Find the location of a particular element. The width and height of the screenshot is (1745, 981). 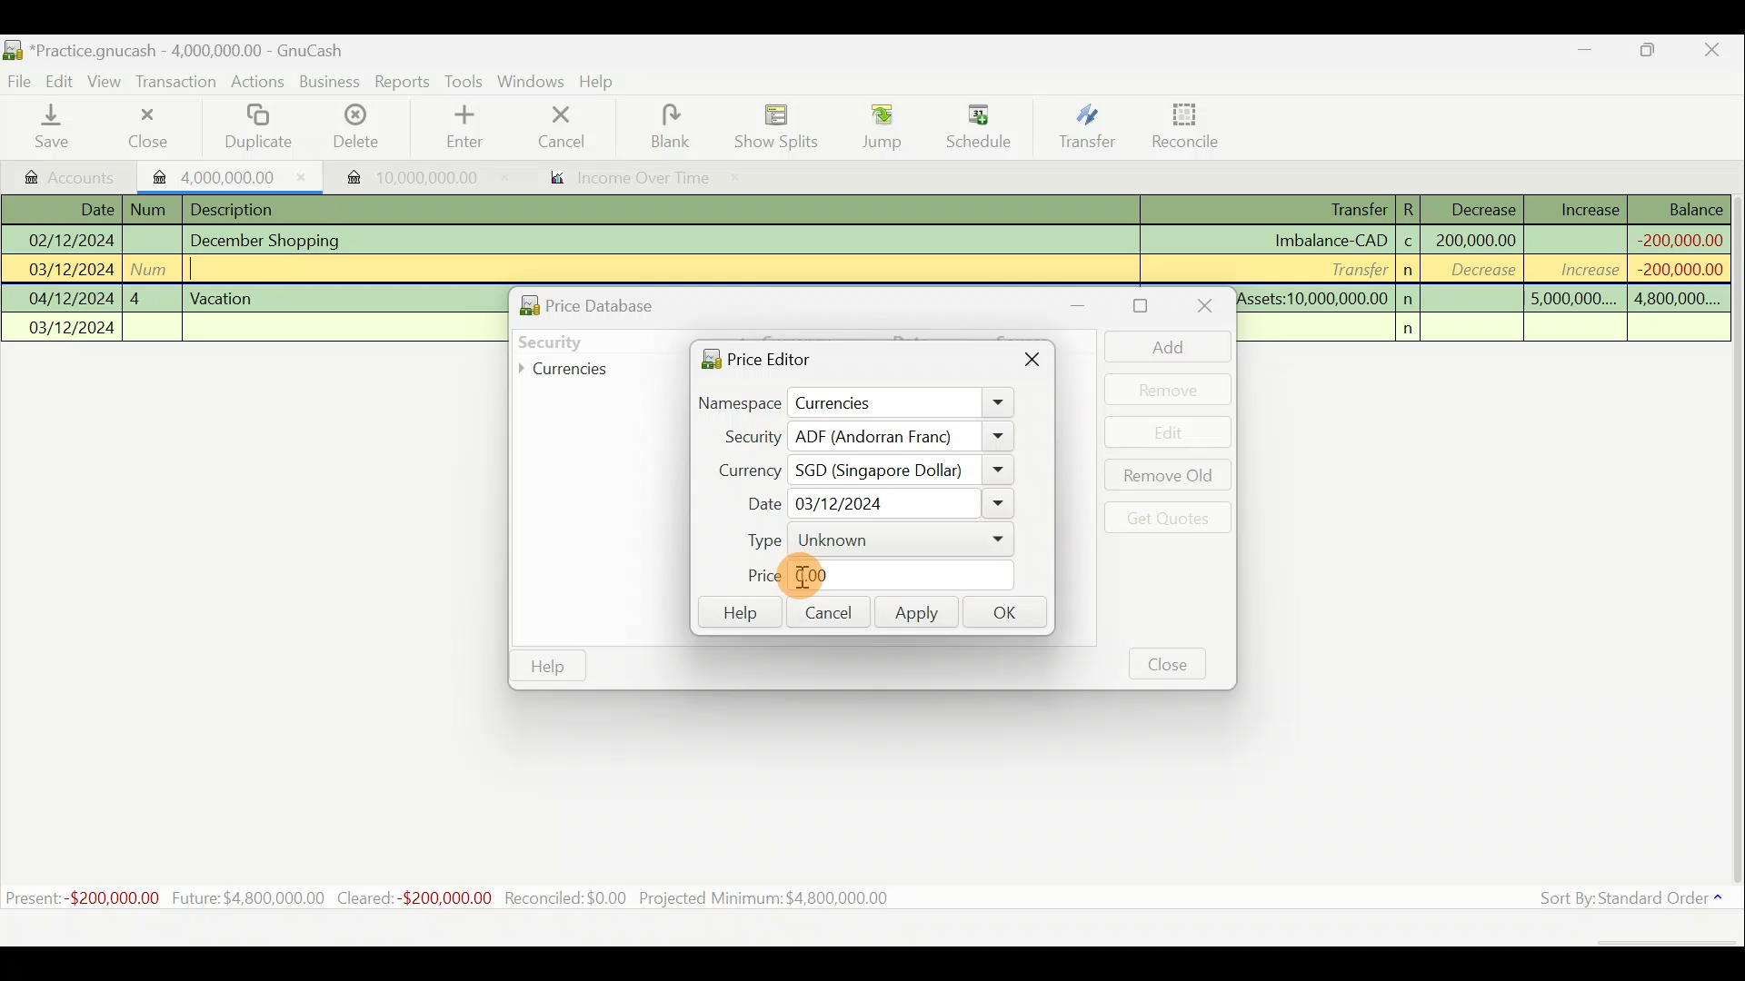

increase is located at coordinates (1579, 269).